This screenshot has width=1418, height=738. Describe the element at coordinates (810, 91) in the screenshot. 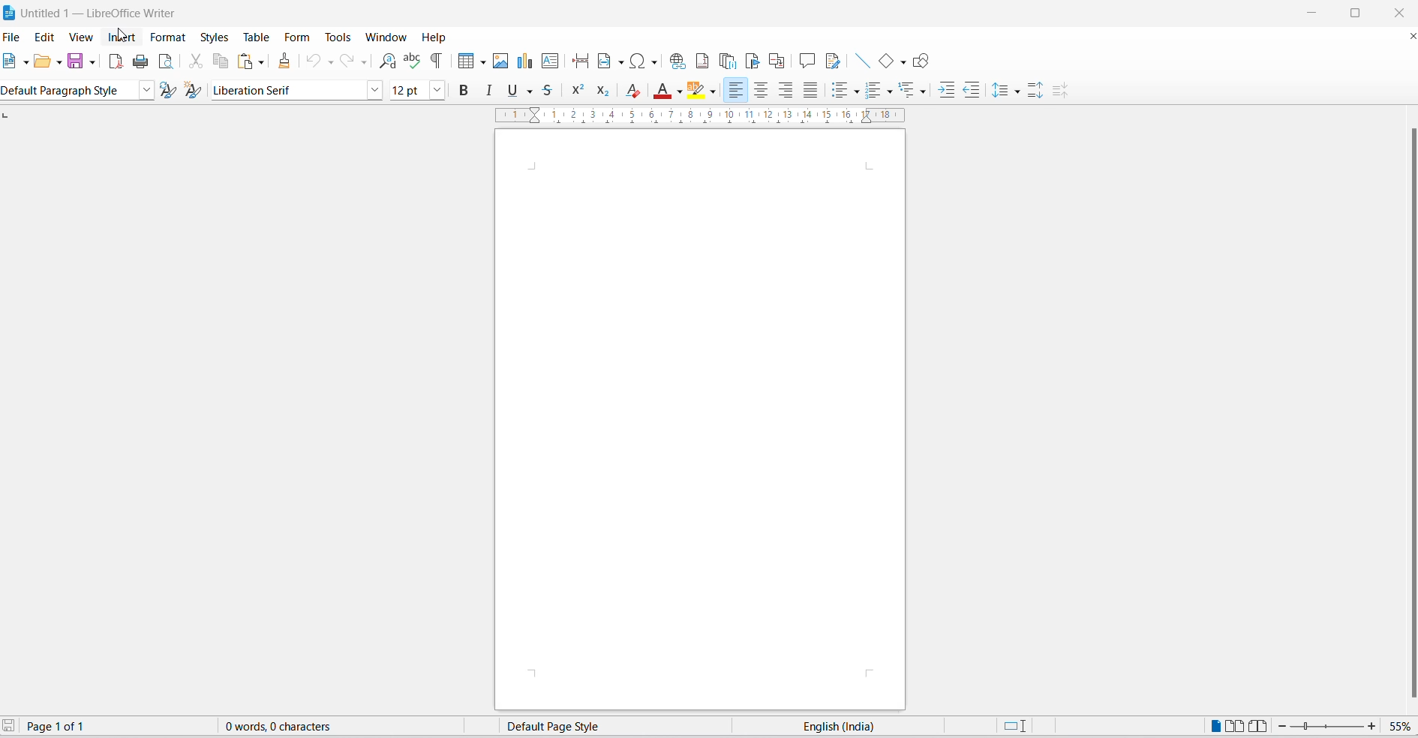

I see `justified` at that location.